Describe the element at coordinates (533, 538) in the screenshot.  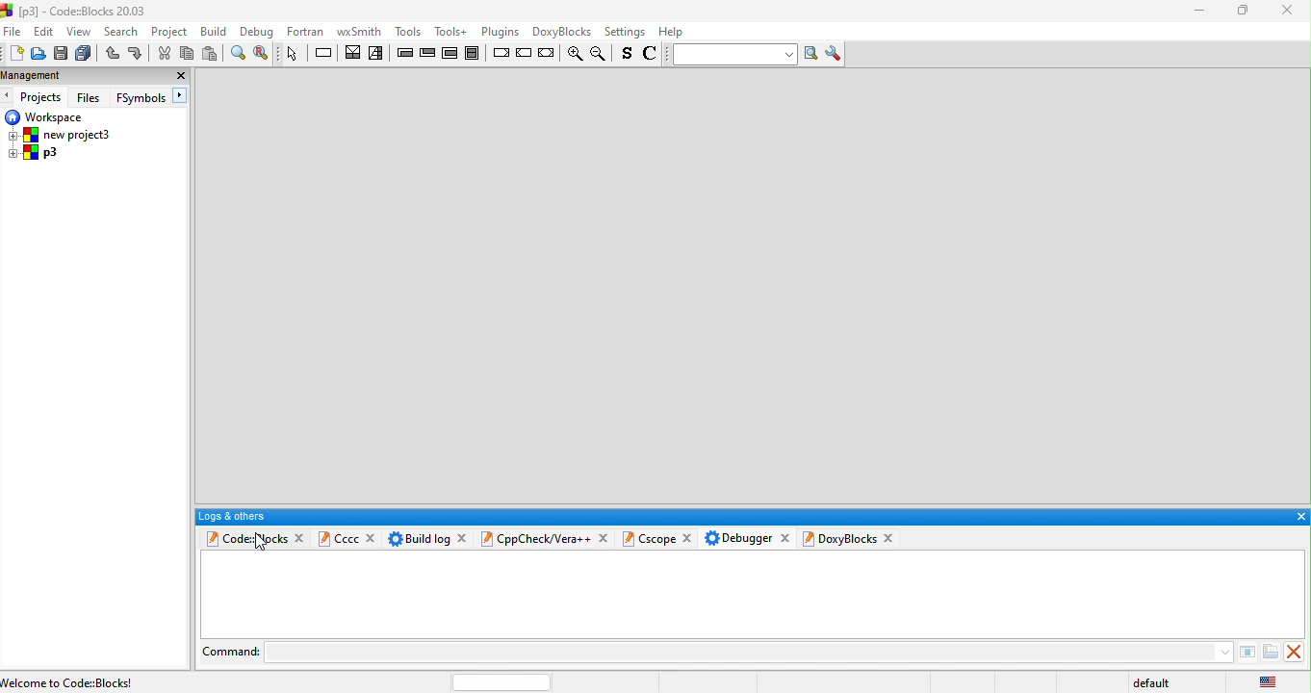
I see `copycheck/vera++` at that location.